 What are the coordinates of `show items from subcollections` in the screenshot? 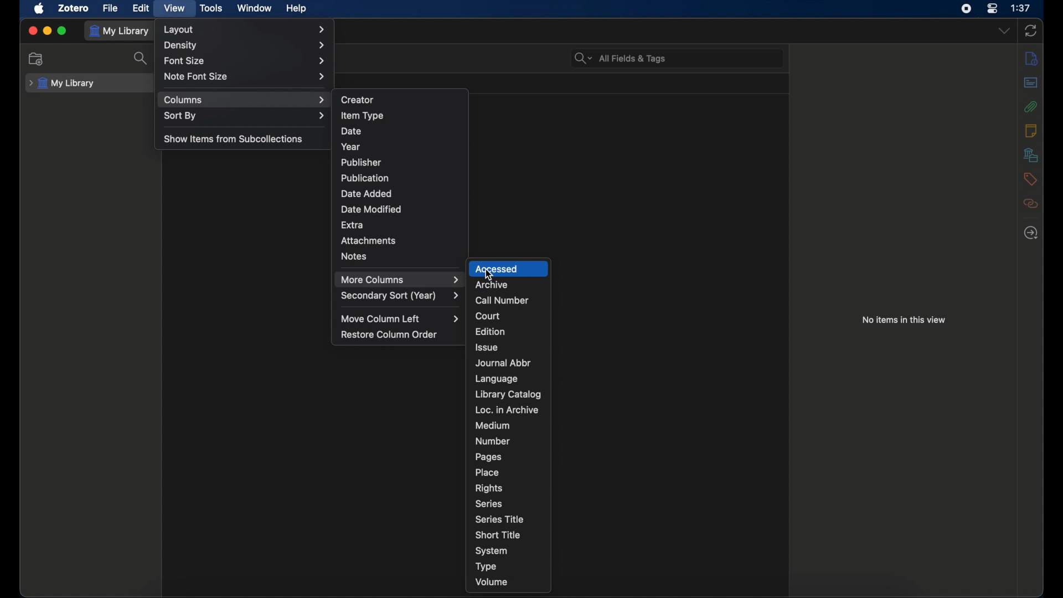 It's located at (234, 138).